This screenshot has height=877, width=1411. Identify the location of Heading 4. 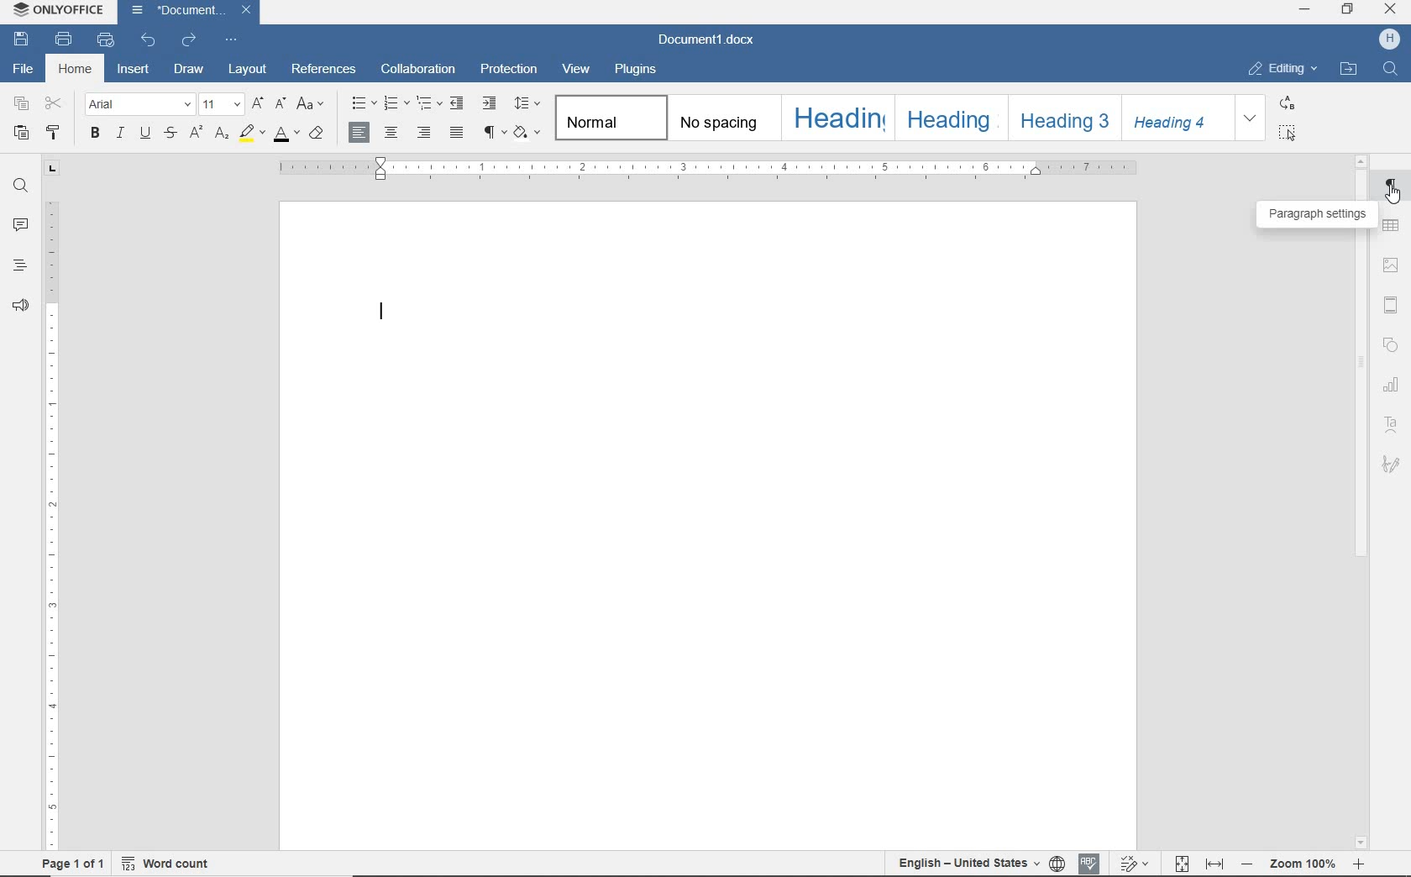
(1178, 117).